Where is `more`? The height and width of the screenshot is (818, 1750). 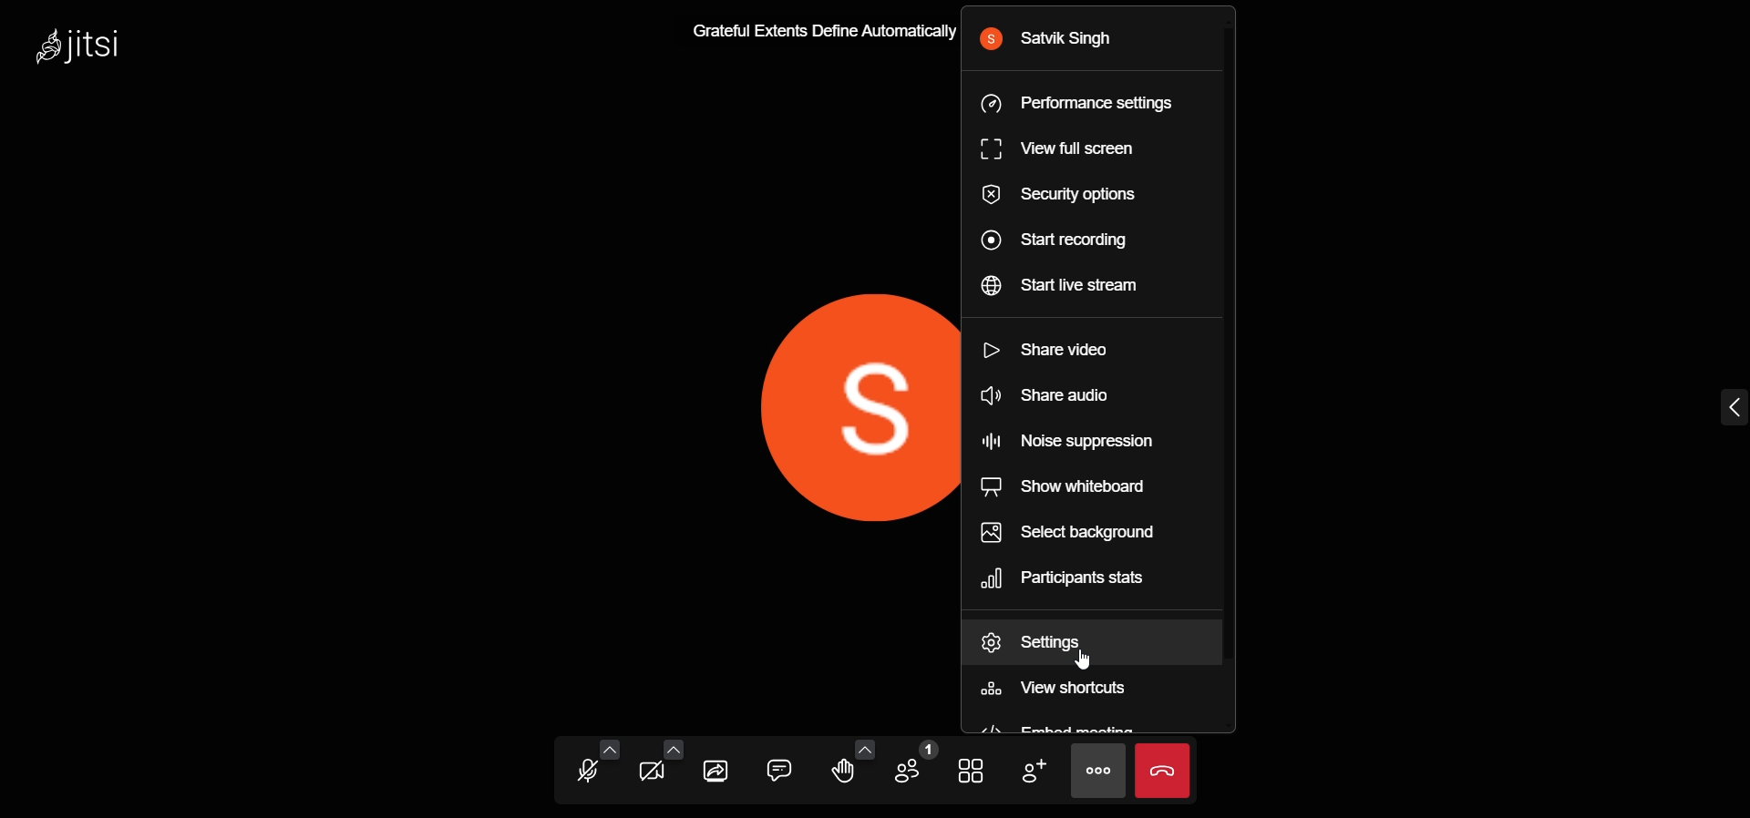
more is located at coordinates (1099, 772).